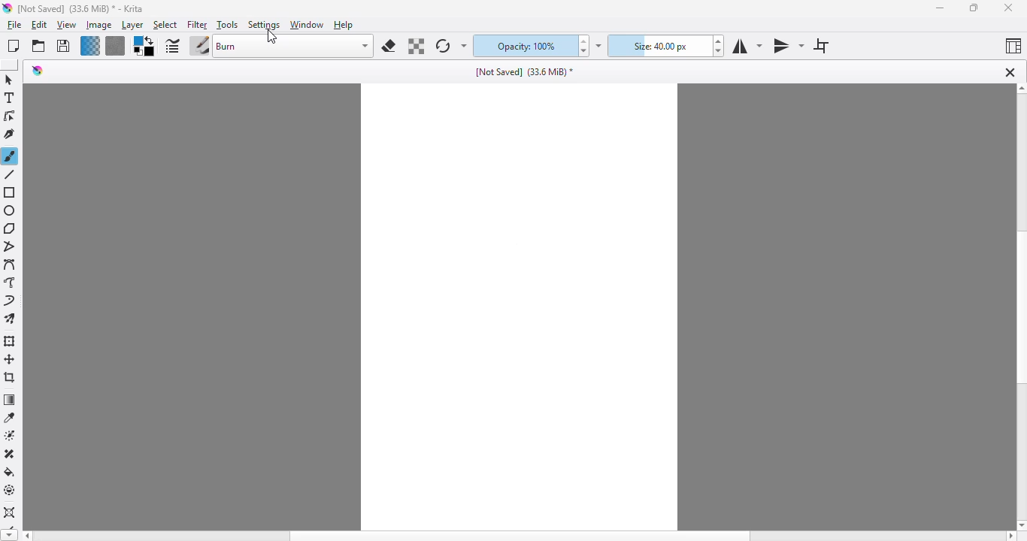 The width and height of the screenshot is (1027, 541). Describe the element at coordinates (10, 210) in the screenshot. I see `ellipse tool` at that location.